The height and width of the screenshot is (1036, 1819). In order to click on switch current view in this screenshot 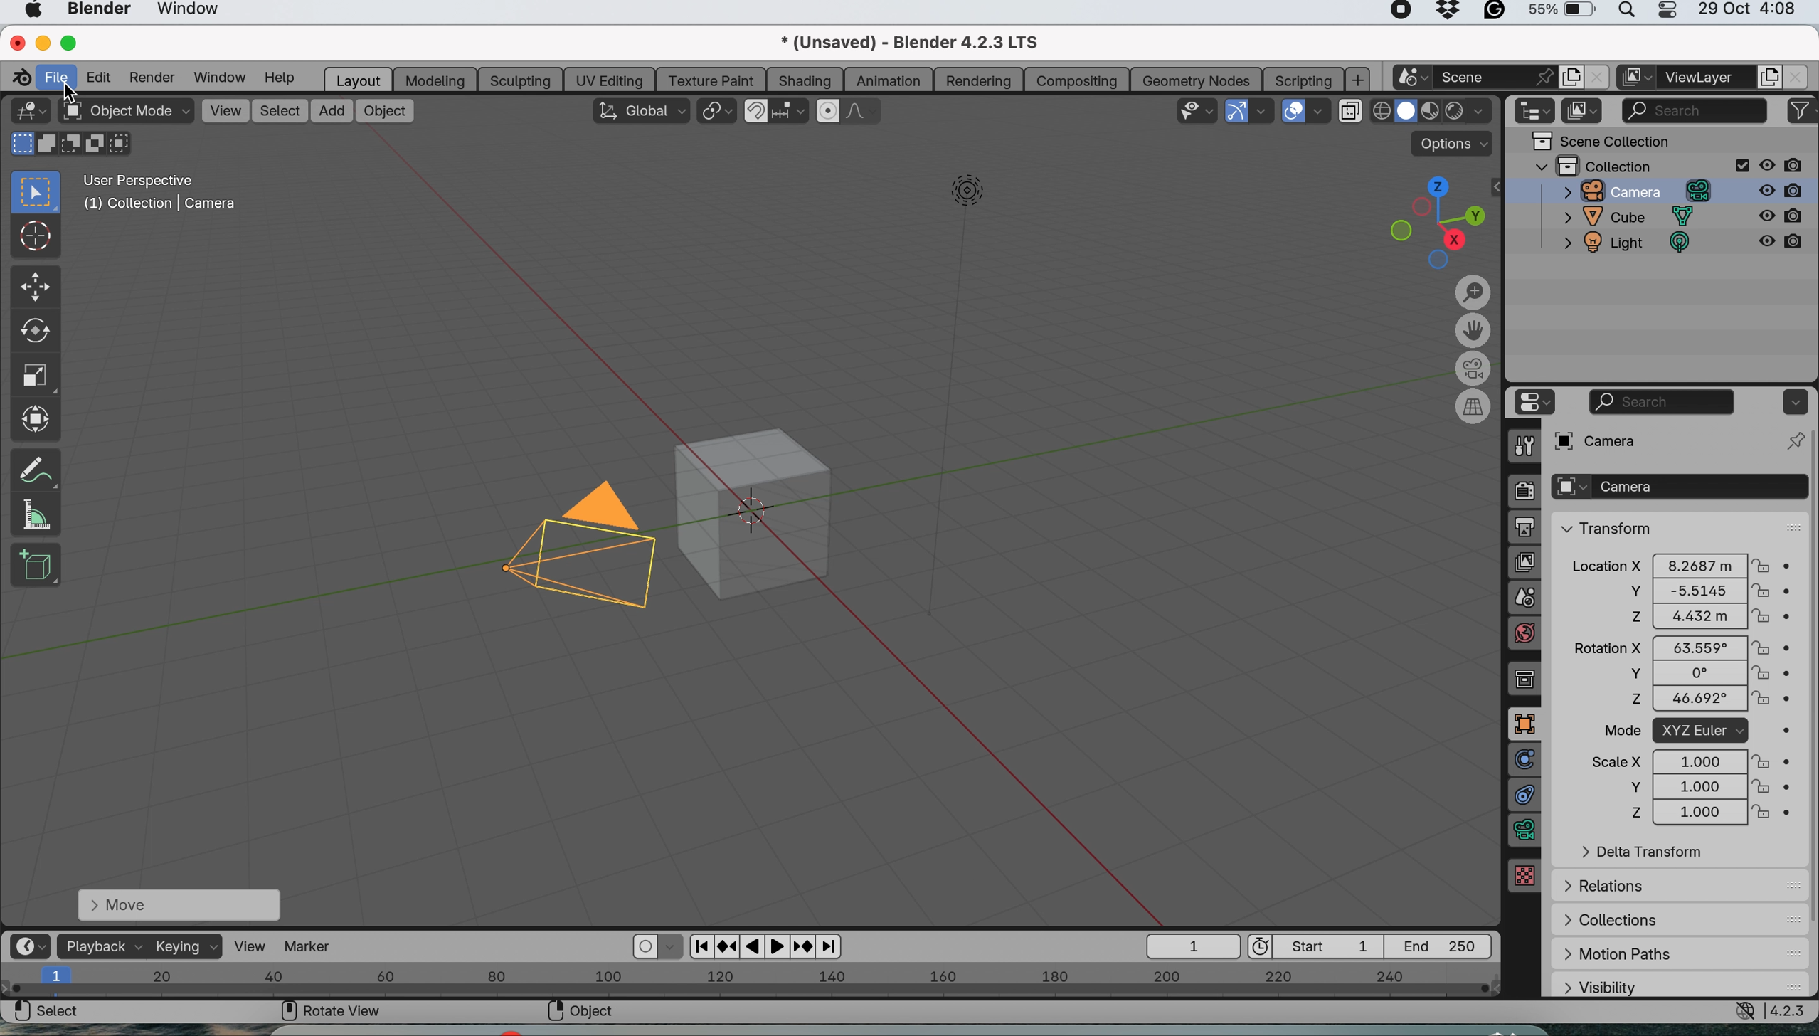, I will do `click(1470, 408)`.